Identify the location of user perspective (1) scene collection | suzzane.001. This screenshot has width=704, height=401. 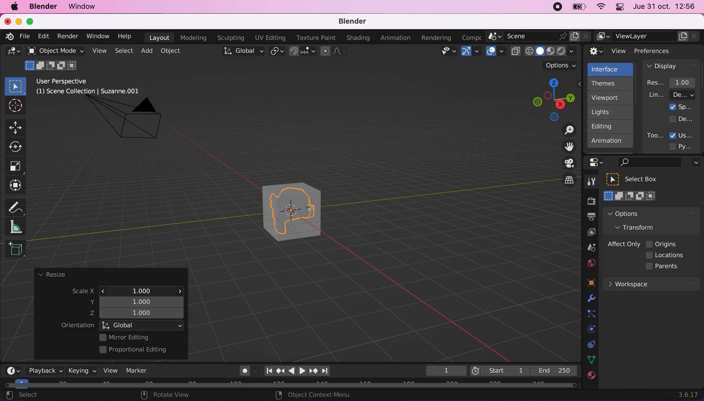
(92, 87).